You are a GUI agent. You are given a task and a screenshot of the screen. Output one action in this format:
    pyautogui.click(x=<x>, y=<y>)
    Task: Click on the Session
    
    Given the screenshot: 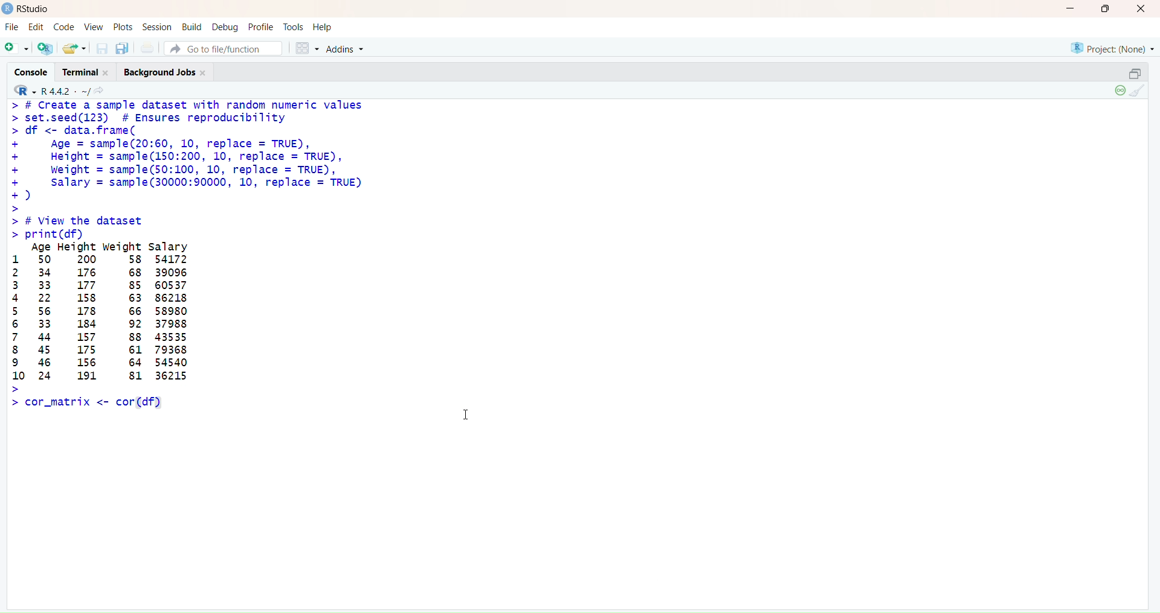 What is the action you would take?
    pyautogui.click(x=158, y=27)
    